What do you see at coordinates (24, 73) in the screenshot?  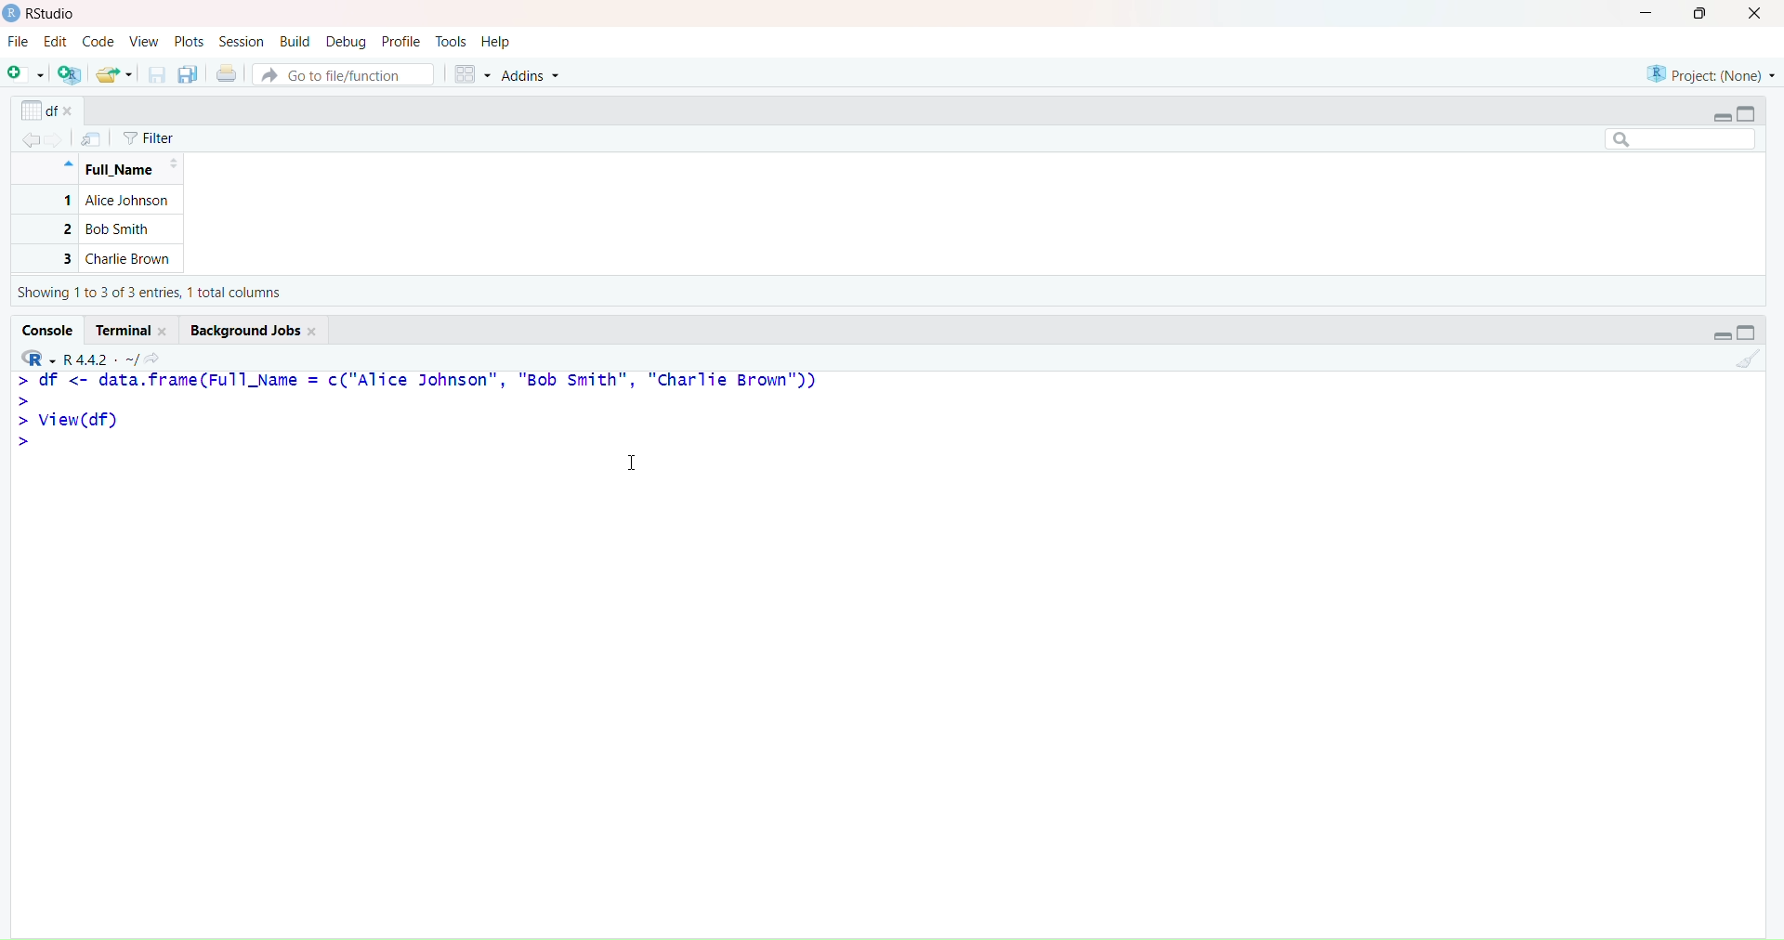 I see `New File` at bounding box center [24, 73].